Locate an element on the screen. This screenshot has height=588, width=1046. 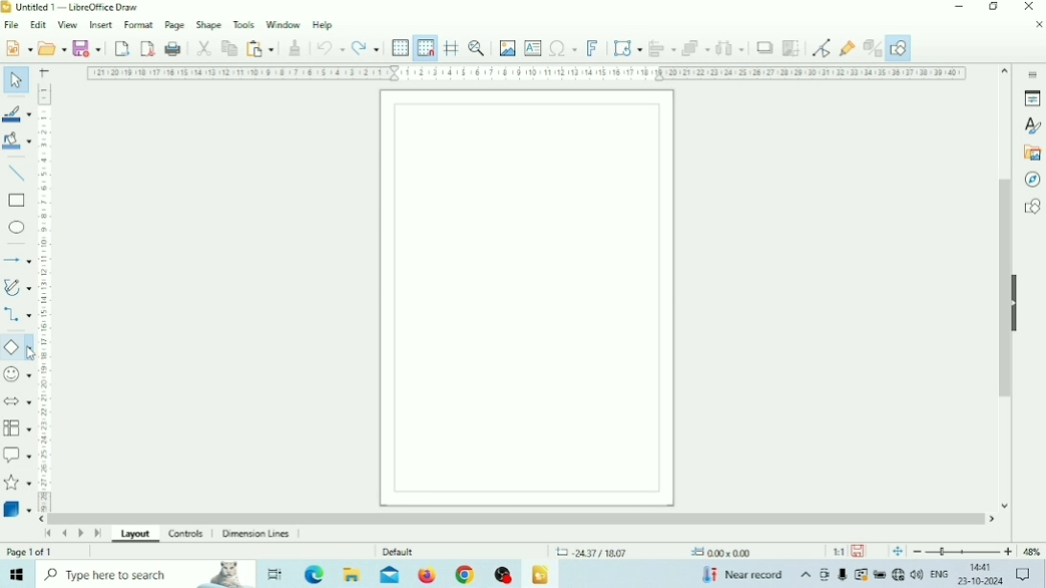
Basic Shapes is located at coordinates (17, 348).